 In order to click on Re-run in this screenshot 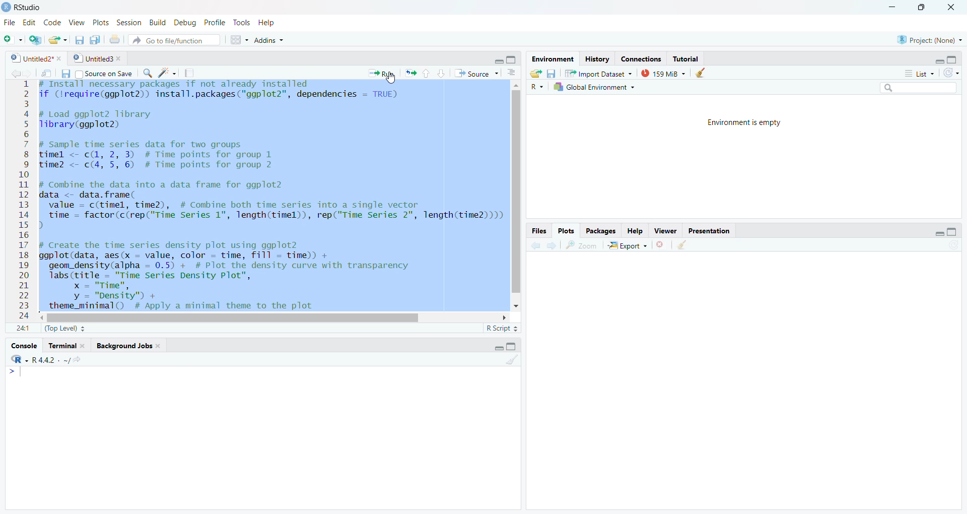, I will do `click(410, 73)`.